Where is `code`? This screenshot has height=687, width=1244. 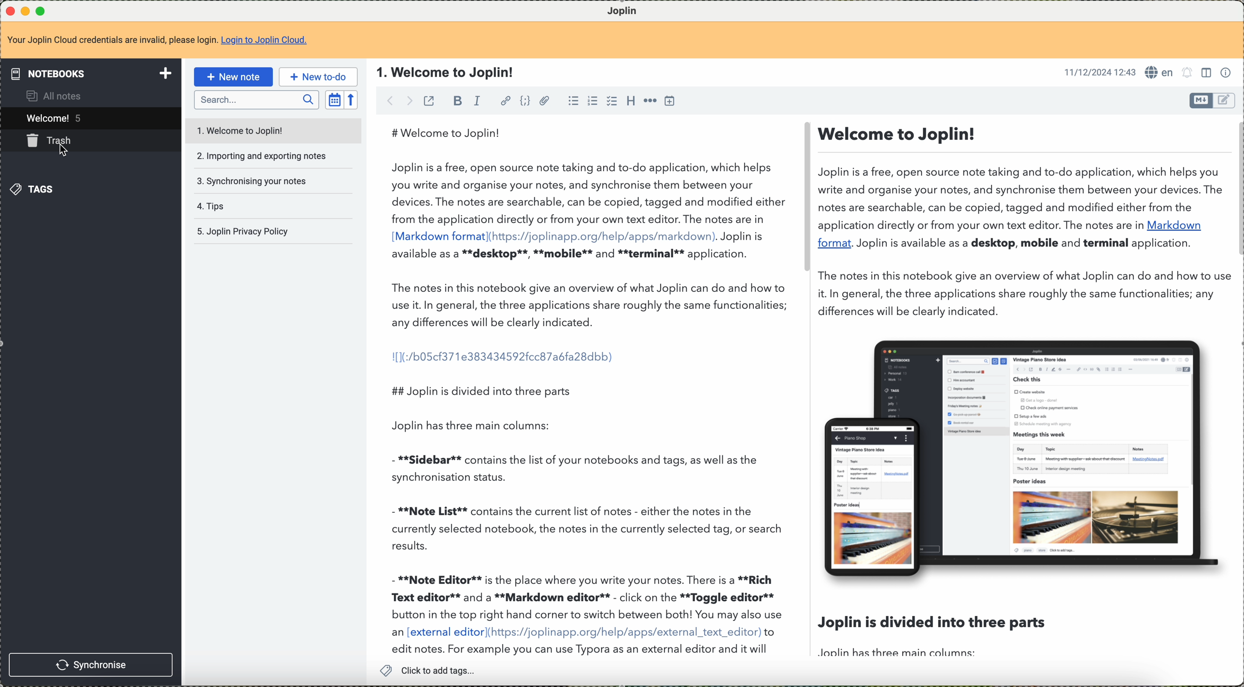 code is located at coordinates (525, 101).